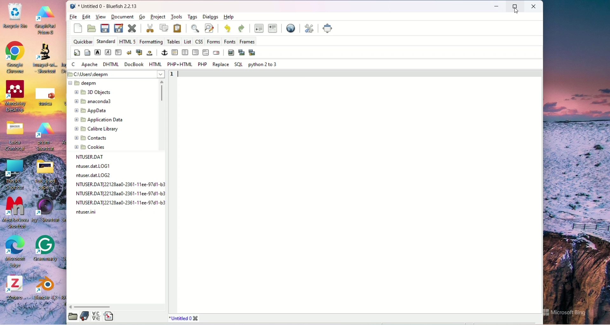 This screenshot has width=610, height=325. What do you see at coordinates (17, 289) in the screenshot?
I see `zotero` at bounding box center [17, 289].